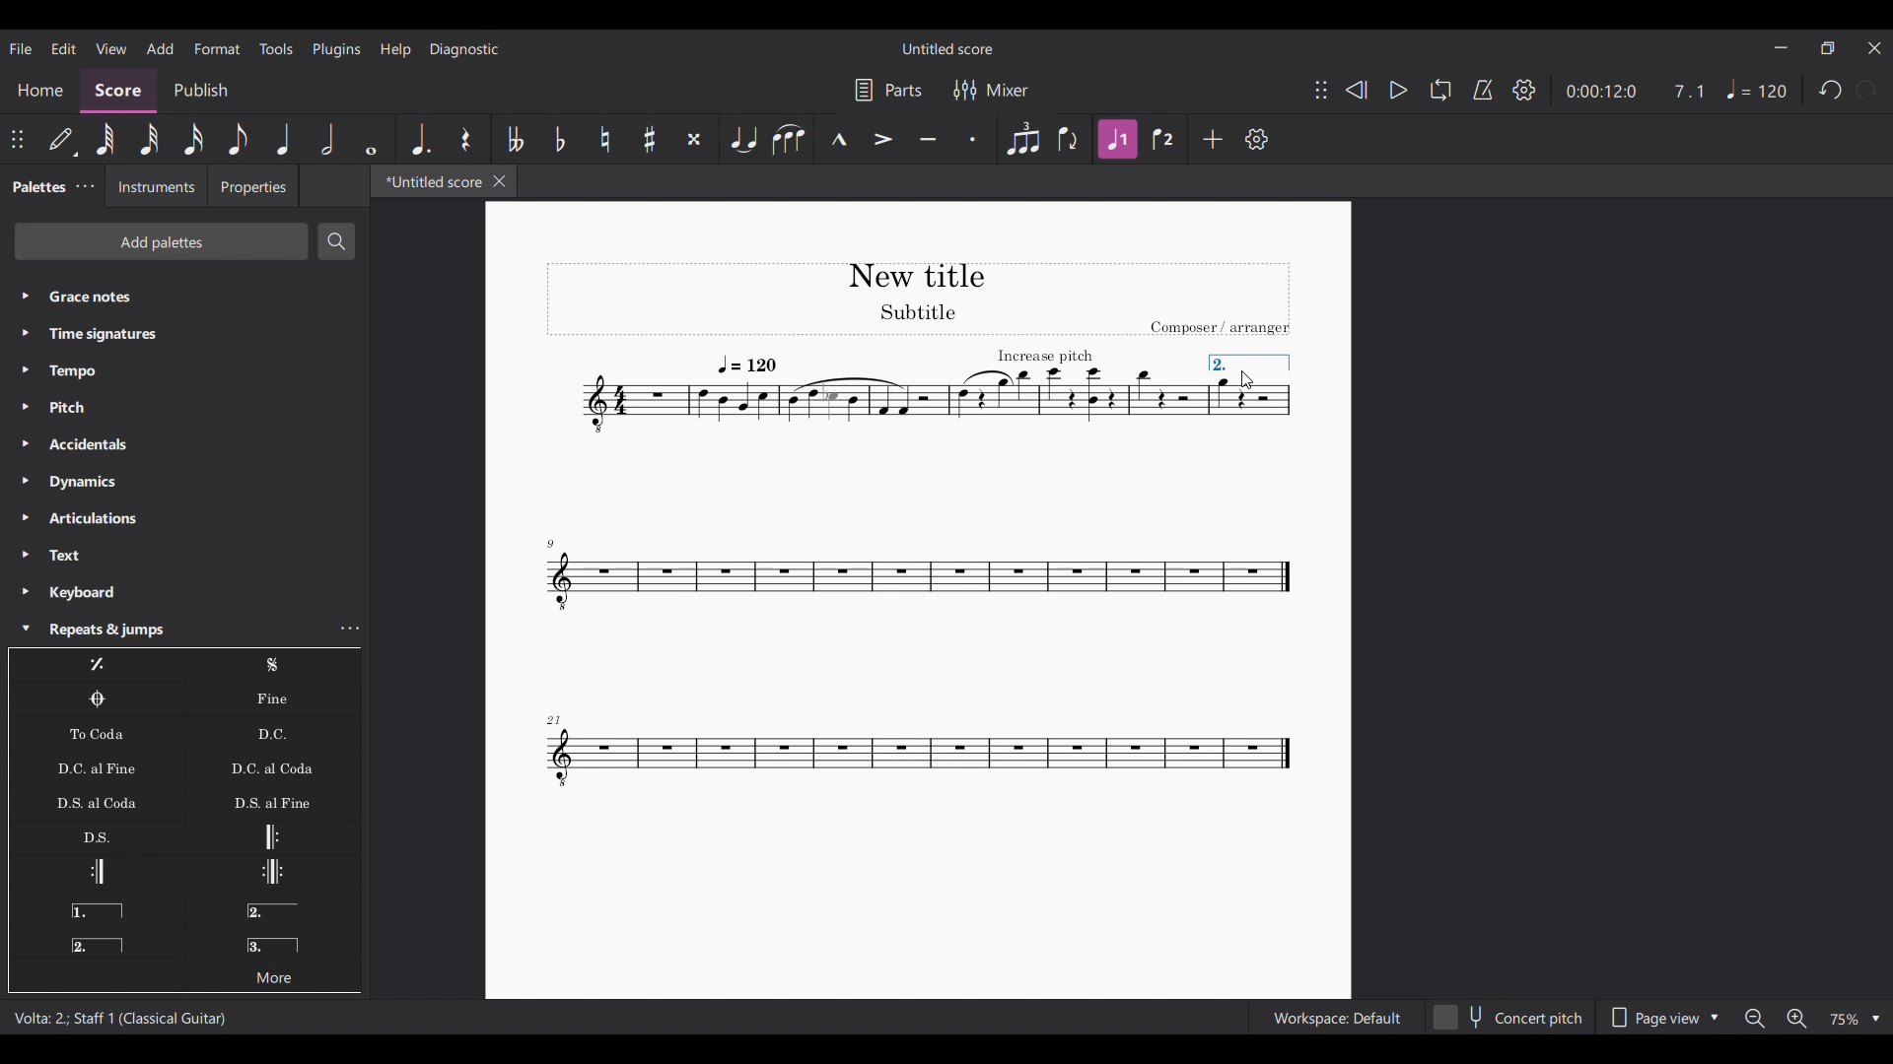  Describe the element at coordinates (371, 139) in the screenshot. I see `Whole note` at that location.